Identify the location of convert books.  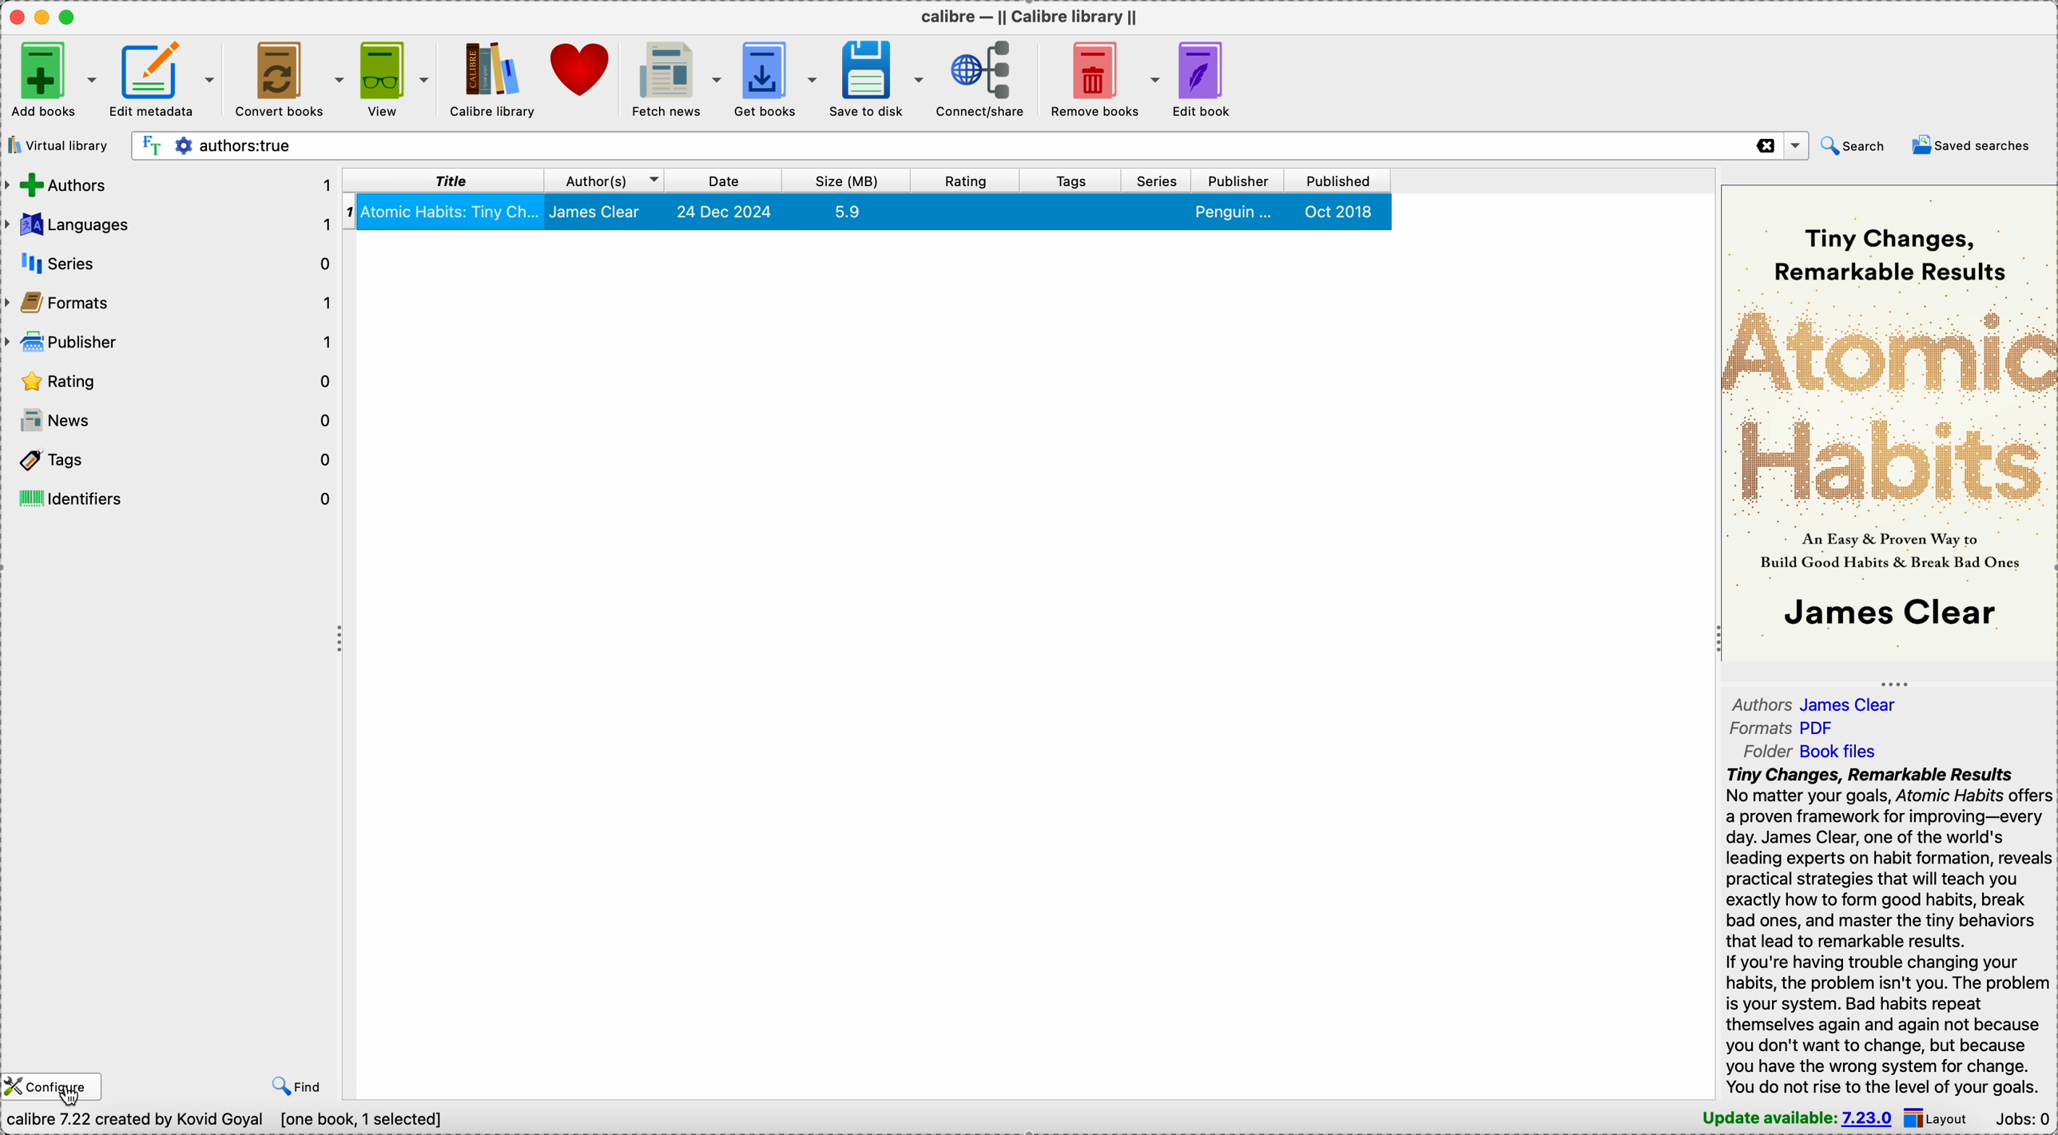
(291, 80).